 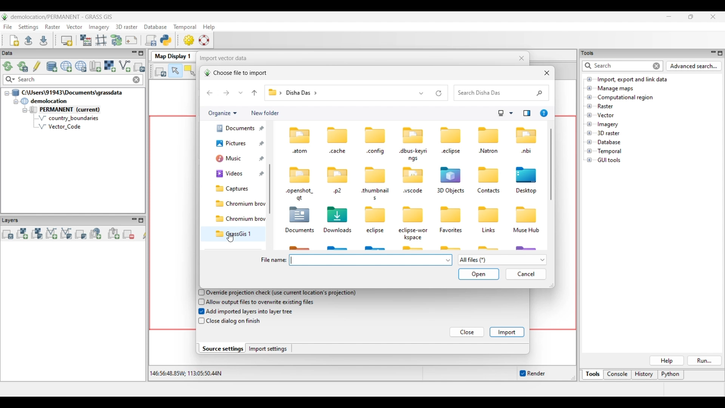 What do you see at coordinates (605, 106) in the screenshot?
I see `Double click to see files under Raster` at bounding box center [605, 106].